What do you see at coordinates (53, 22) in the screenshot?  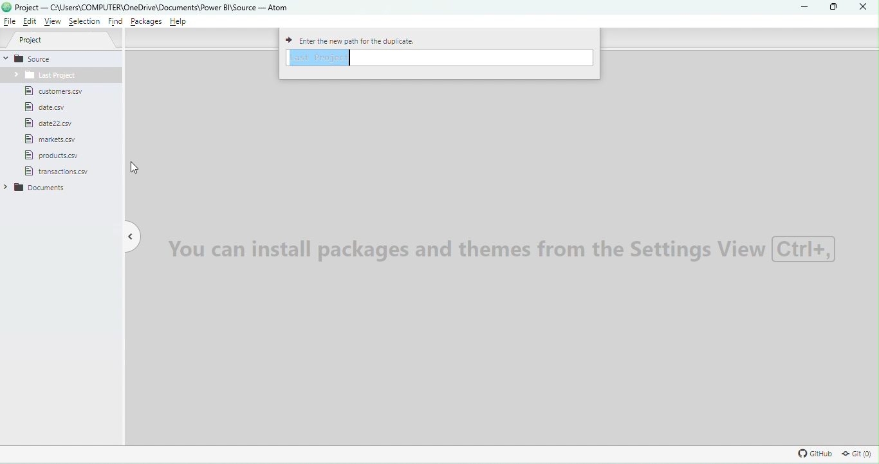 I see `View` at bounding box center [53, 22].